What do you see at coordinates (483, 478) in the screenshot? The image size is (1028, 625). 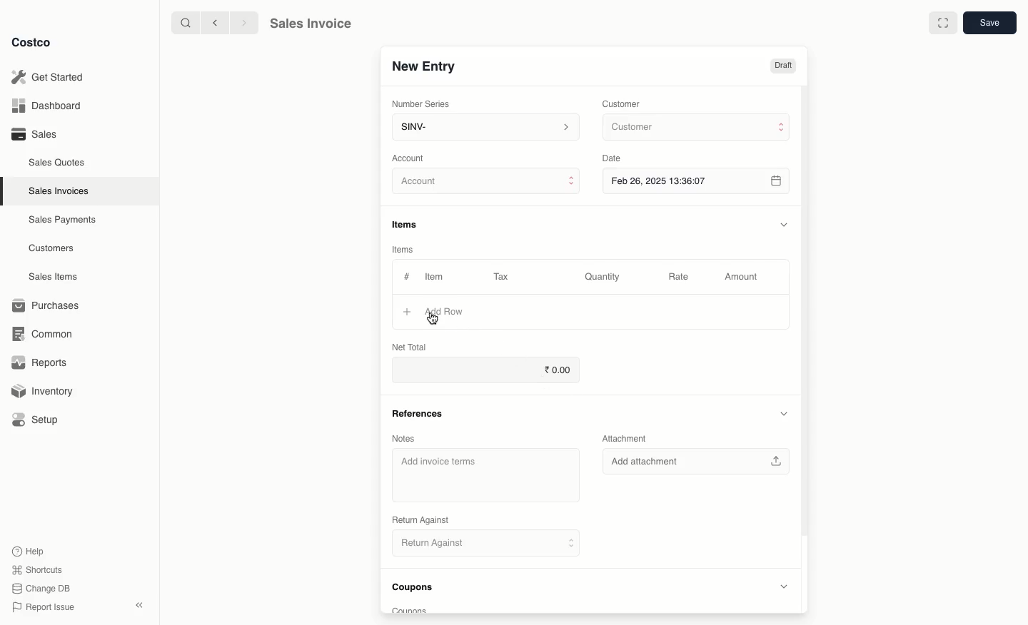 I see `‘Add invoice terms` at bounding box center [483, 478].